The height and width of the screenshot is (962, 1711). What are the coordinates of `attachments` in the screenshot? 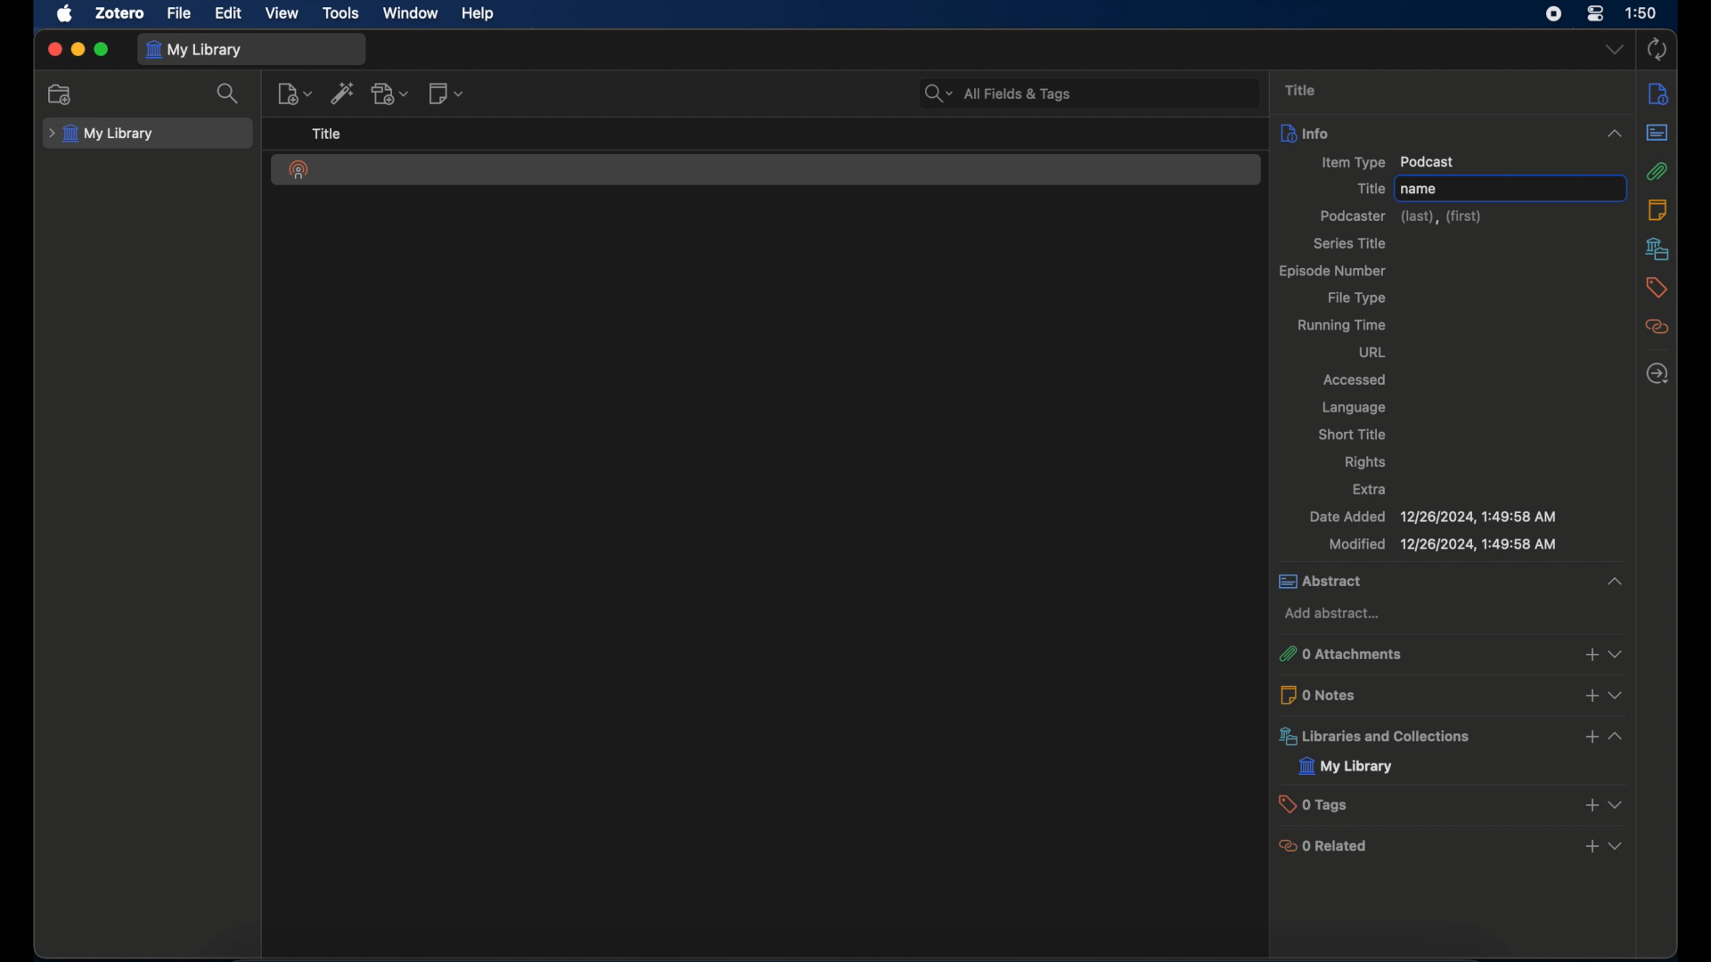 It's located at (1658, 171).